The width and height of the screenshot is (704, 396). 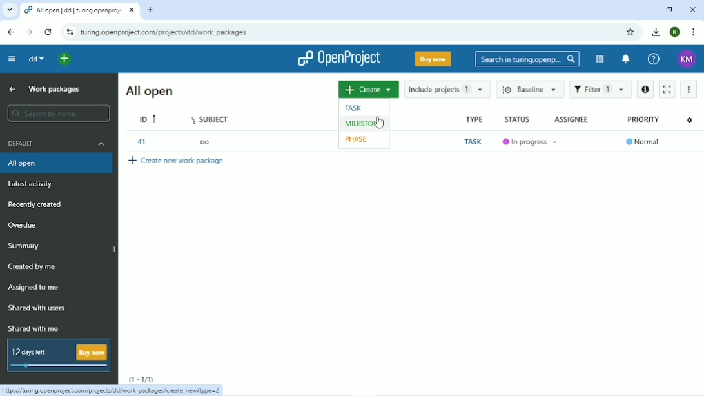 What do you see at coordinates (645, 90) in the screenshot?
I see `Open details view` at bounding box center [645, 90].